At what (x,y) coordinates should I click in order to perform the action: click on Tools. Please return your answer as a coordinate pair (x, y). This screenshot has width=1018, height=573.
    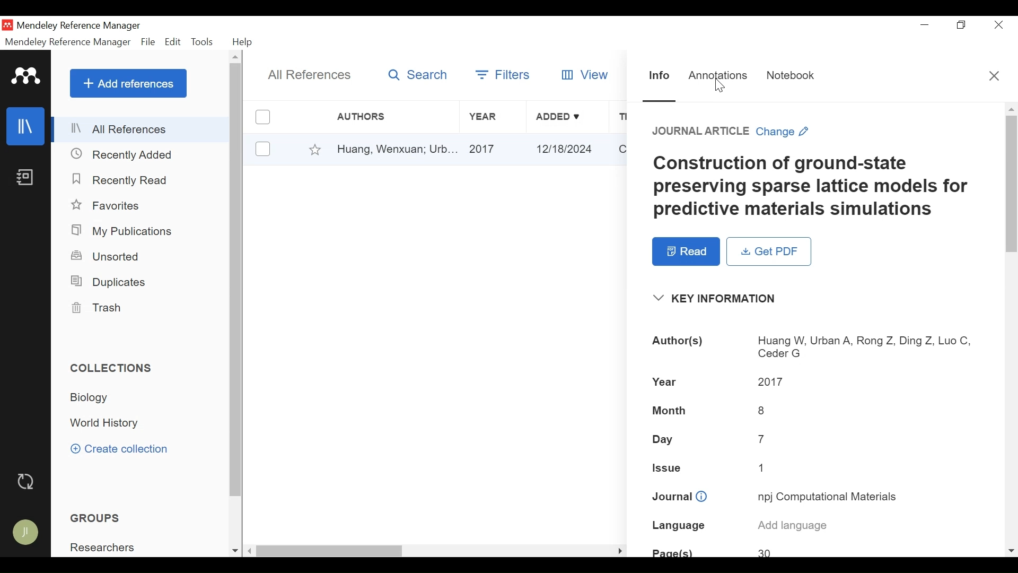
    Looking at the image, I should click on (204, 42).